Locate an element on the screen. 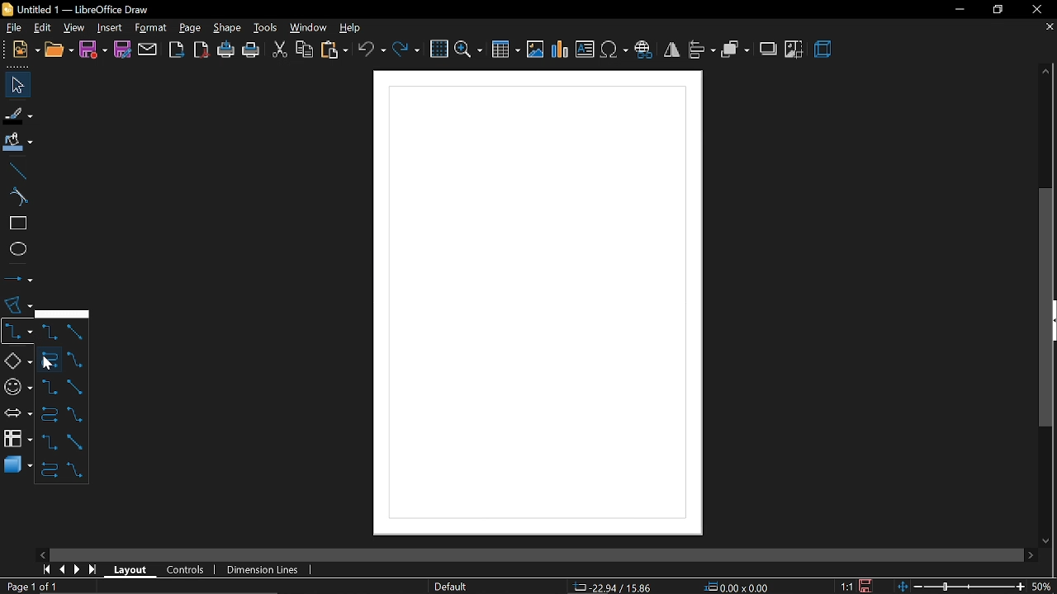  redo is located at coordinates (406, 51).